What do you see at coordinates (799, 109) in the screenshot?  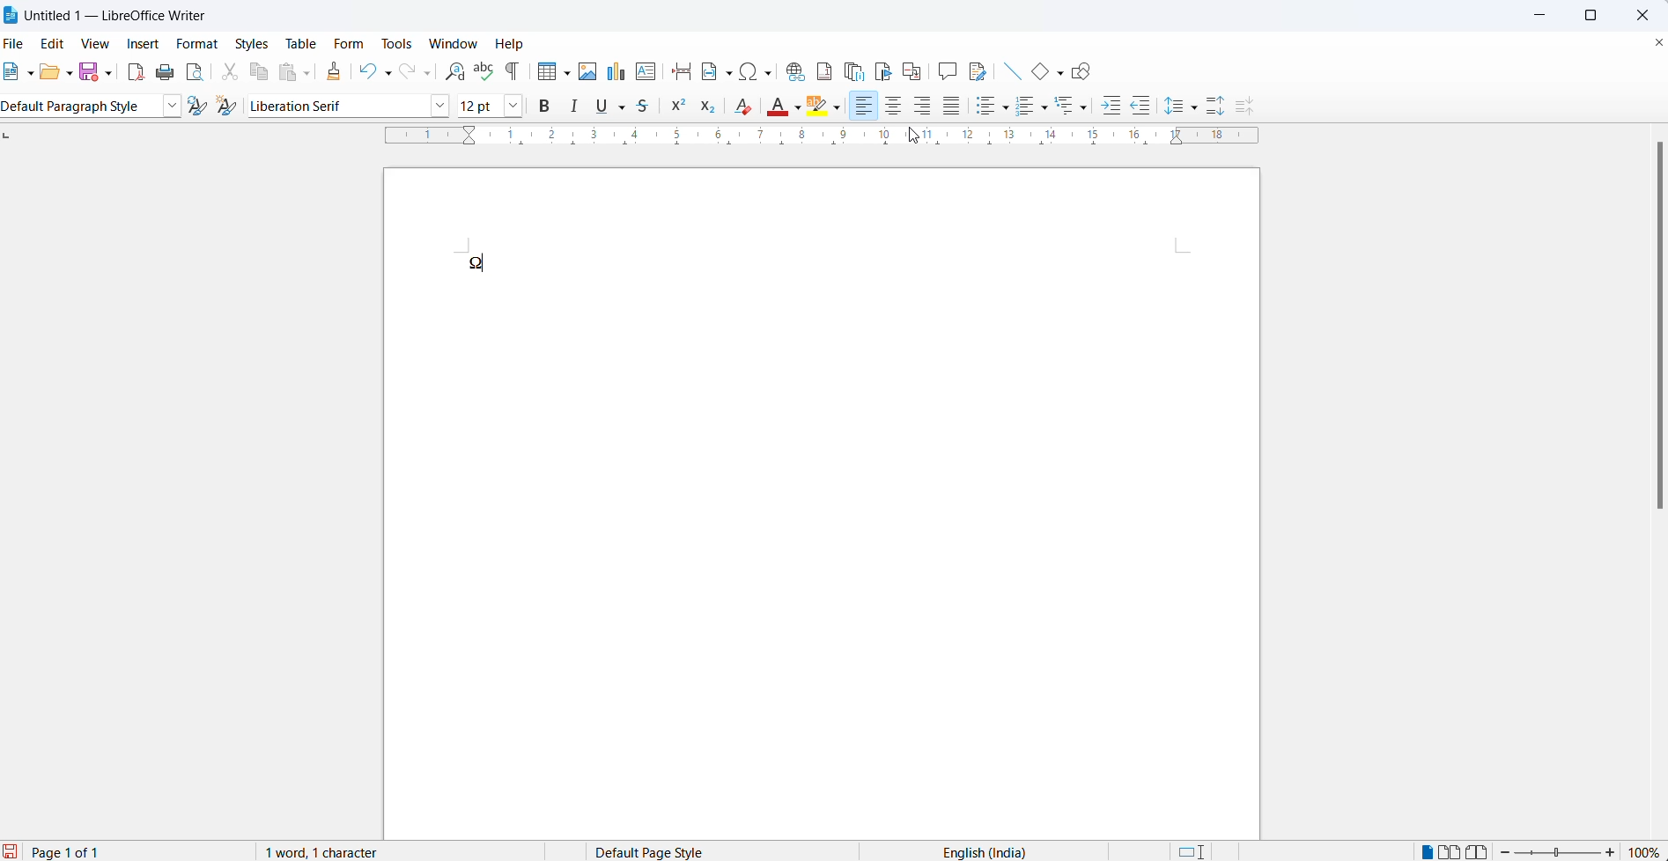 I see `font color options` at bounding box center [799, 109].